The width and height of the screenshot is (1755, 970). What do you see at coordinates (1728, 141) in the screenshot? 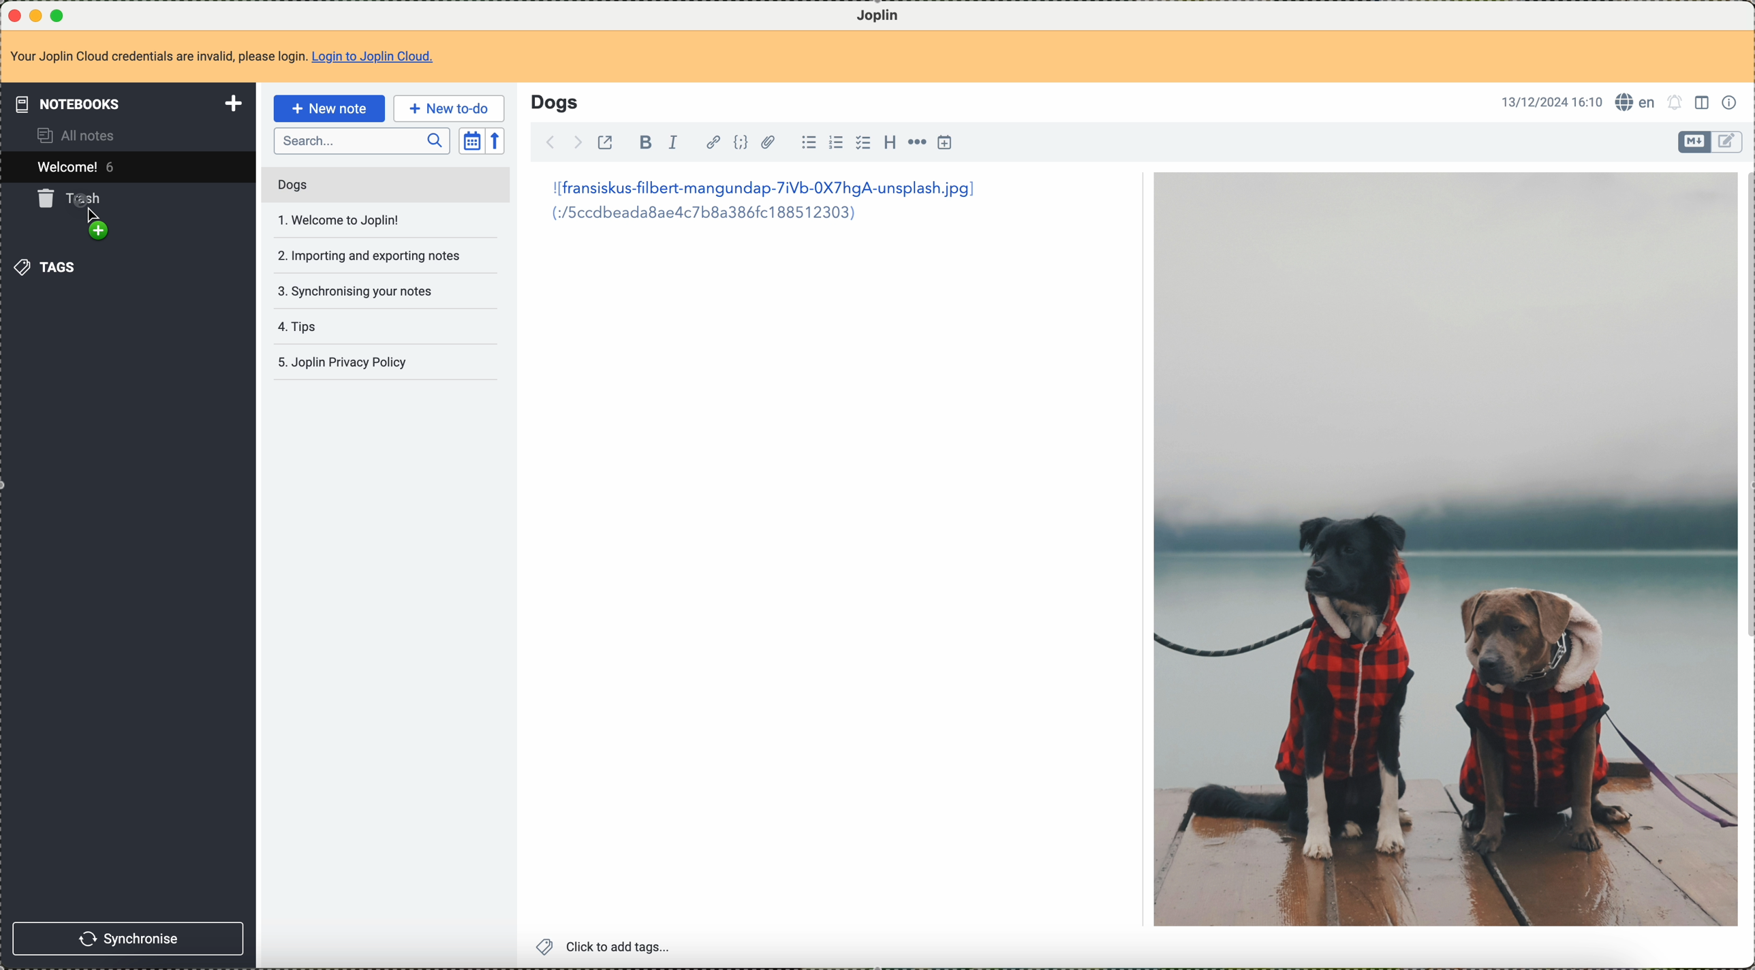
I see `toggle editor` at bounding box center [1728, 141].